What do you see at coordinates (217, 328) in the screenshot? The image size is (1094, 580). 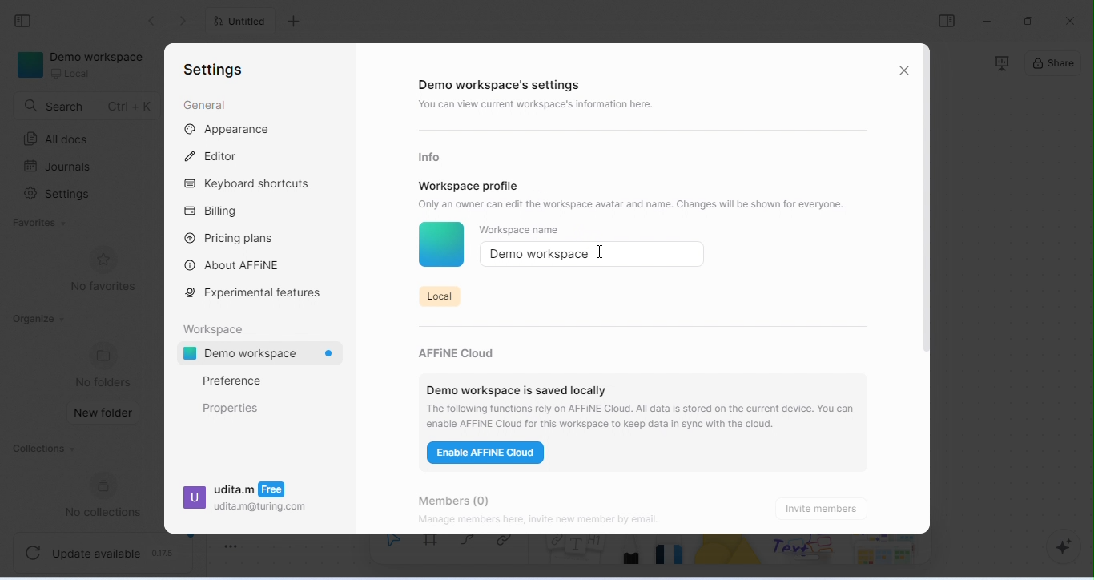 I see `workspace` at bounding box center [217, 328].